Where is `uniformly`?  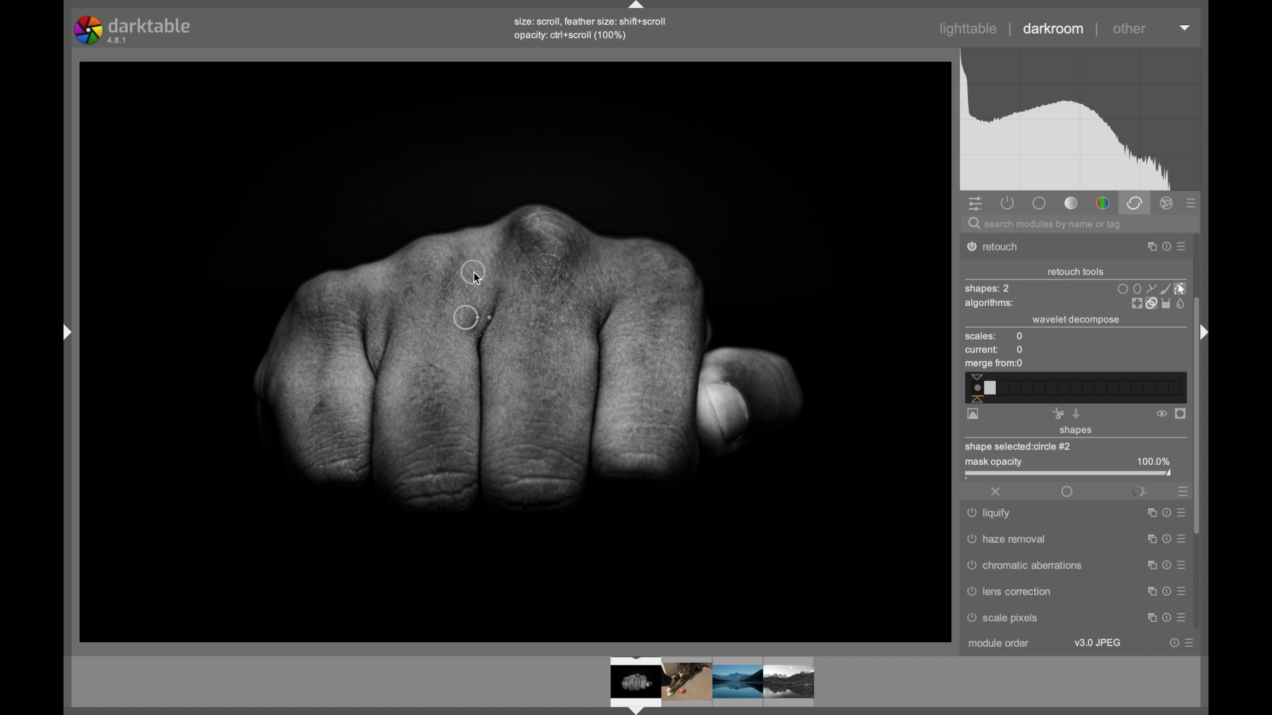 uniformly is located at coordinates (1067, 491).